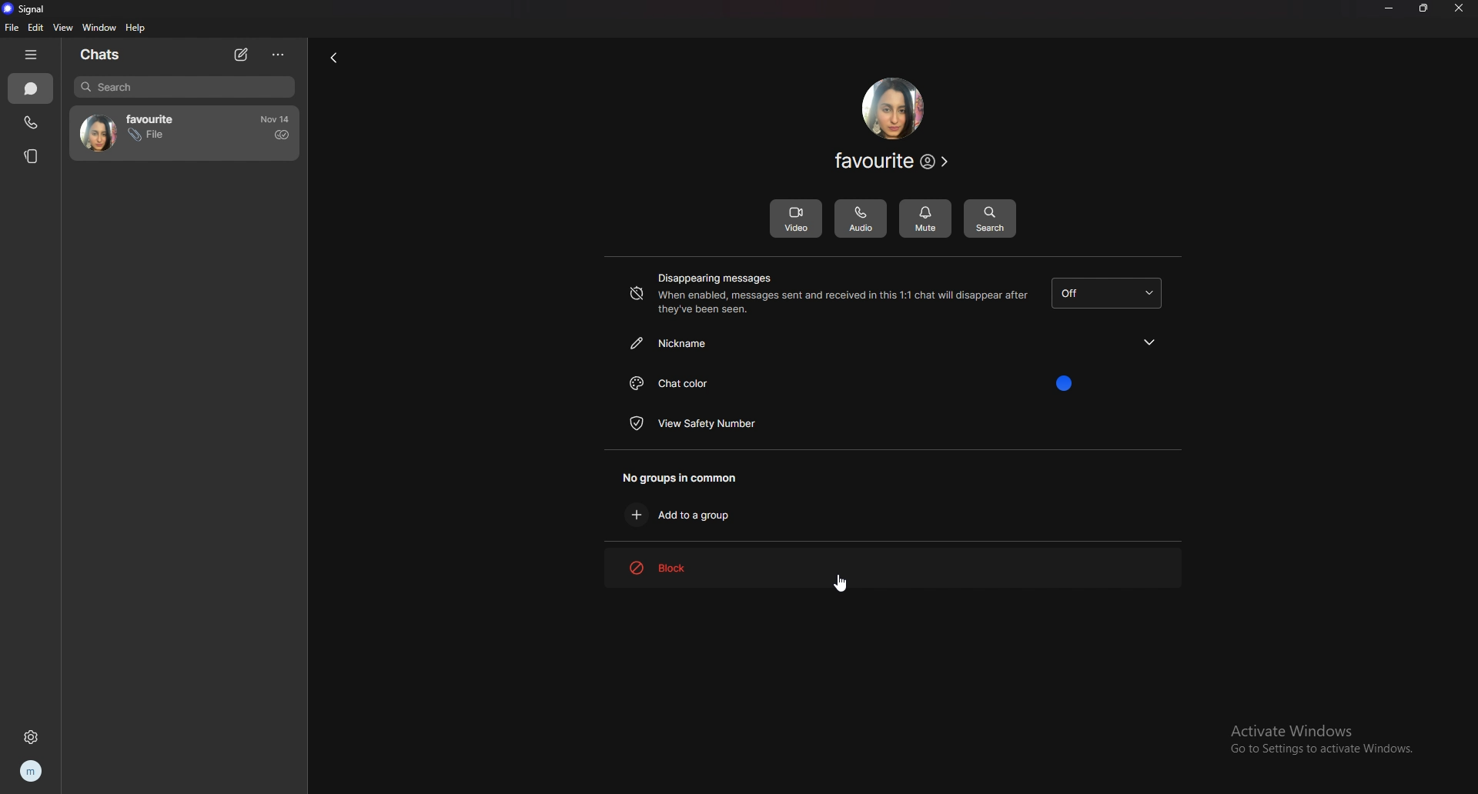  I want to click on cursor, so click(838, 582).